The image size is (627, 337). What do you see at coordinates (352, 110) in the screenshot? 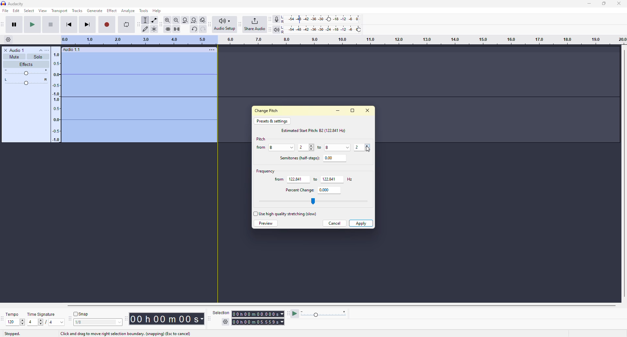
I see `maximize` at bounding box center [352, 110].